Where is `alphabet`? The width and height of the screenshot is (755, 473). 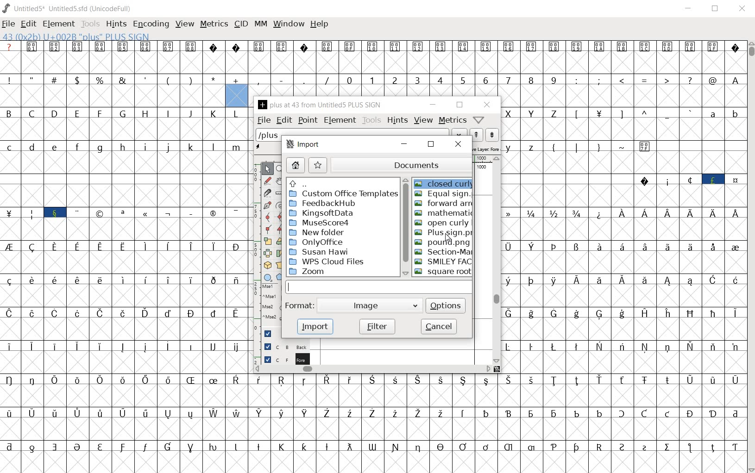
alphabet is located at coordinates (724, 124).